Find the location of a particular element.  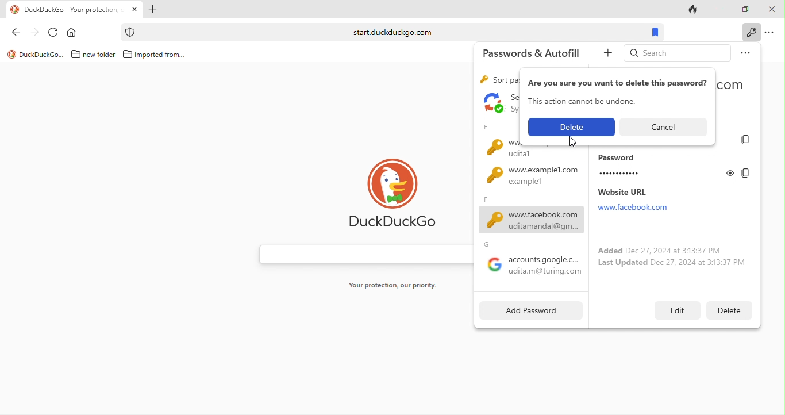

add new tab is located at coordinates (152, 10).